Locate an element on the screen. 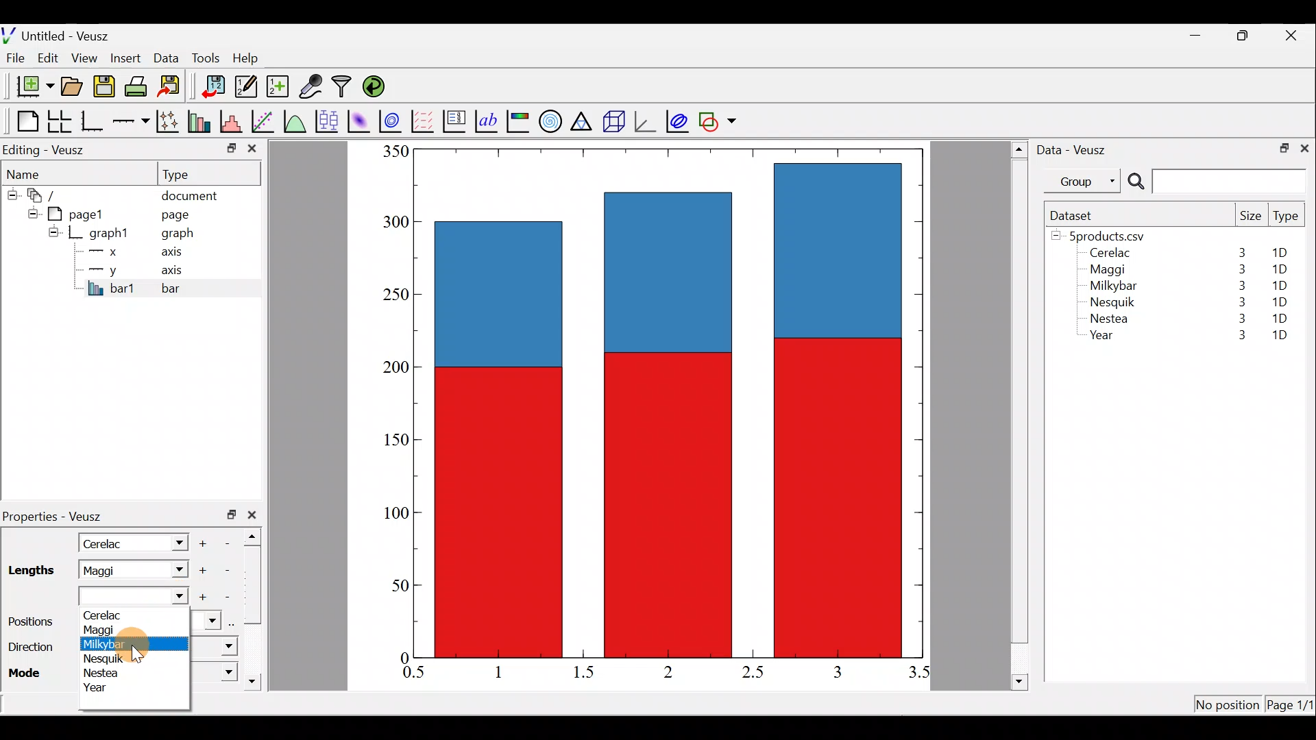 The image size is (1316, 740). 3 is located at coordinates (1239, 286).